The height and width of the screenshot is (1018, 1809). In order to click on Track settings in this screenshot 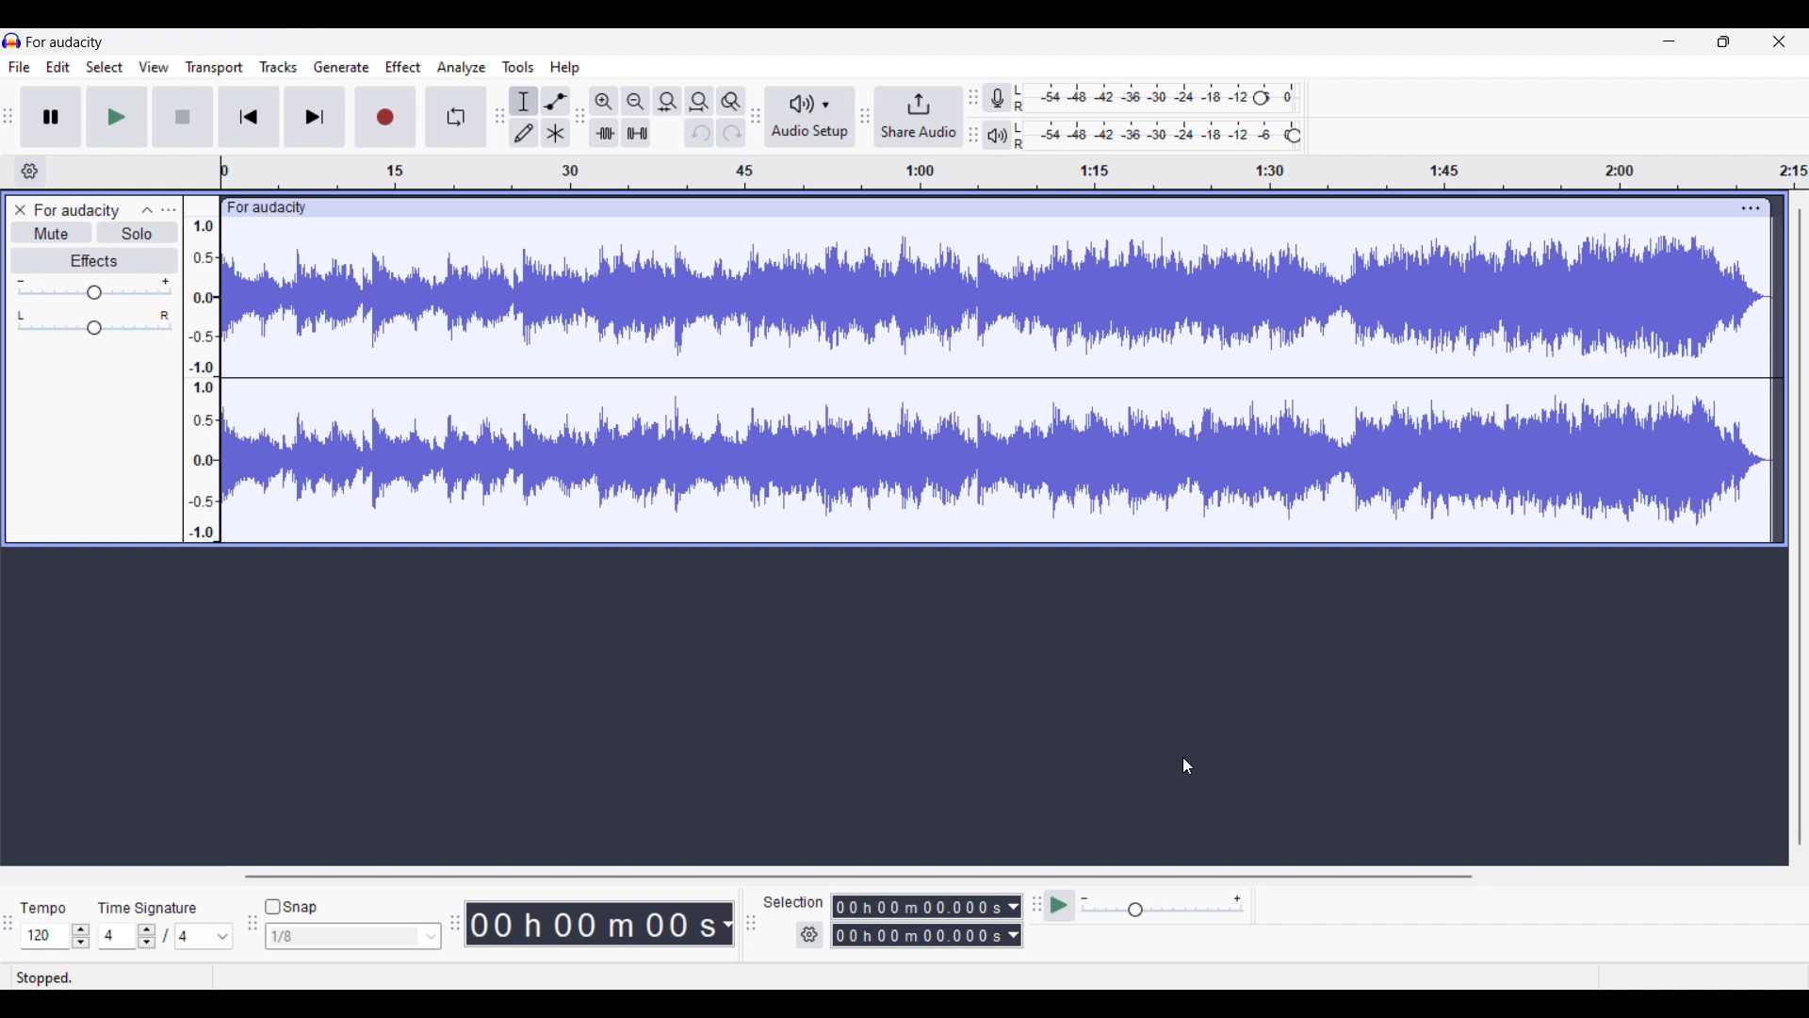, I will do `click(1751, 208)`.